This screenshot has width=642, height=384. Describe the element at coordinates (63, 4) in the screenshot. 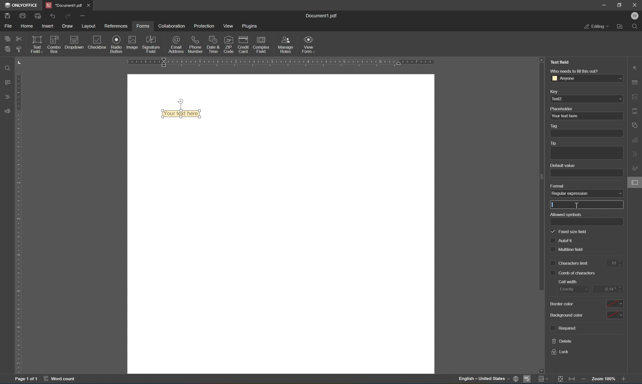

I see `document1` at that location.